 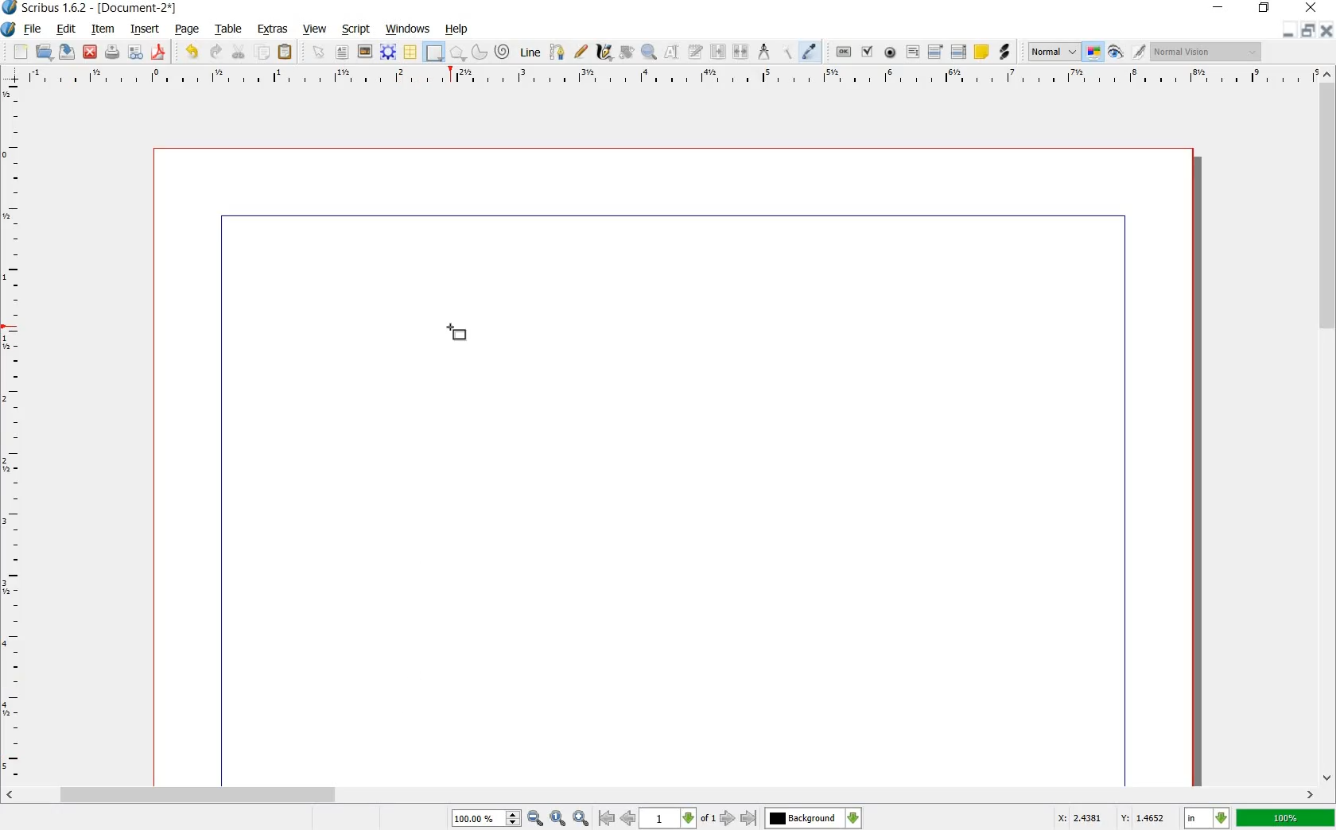 I want to click on MEASUREMENTS, so click(x=763, y=52).